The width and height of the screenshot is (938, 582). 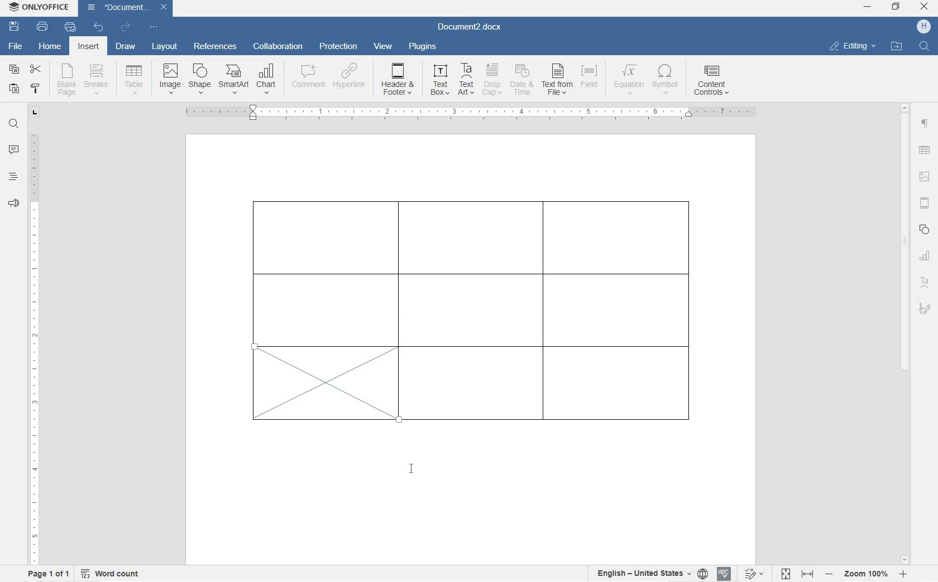 What do you see at coordinates (215, 46) in the screenshot?
I see `references` at bounding box center [215, 46].